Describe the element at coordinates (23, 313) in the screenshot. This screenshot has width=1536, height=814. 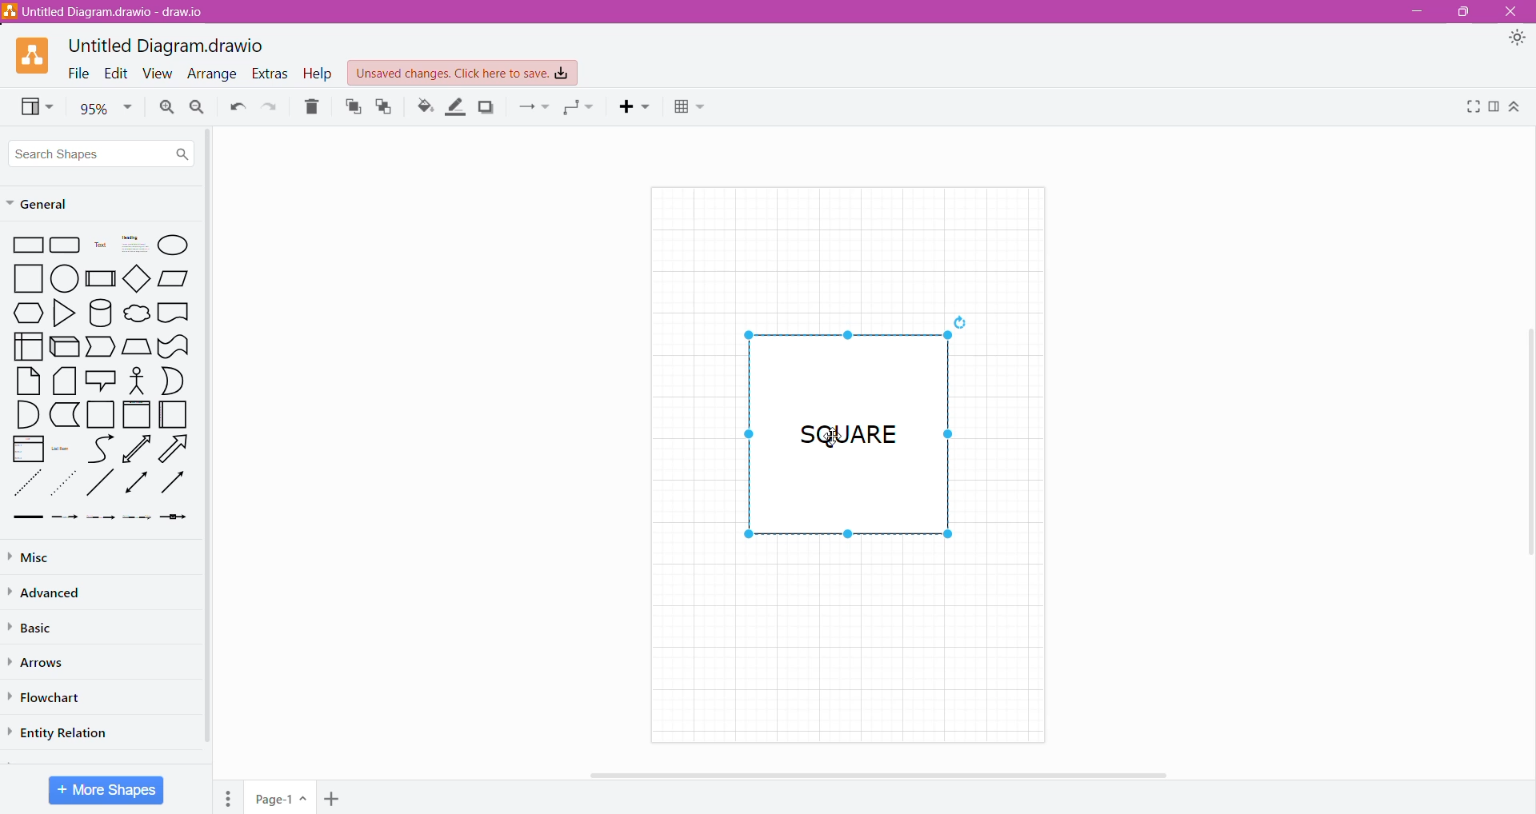
I see `Preparation` at that location.